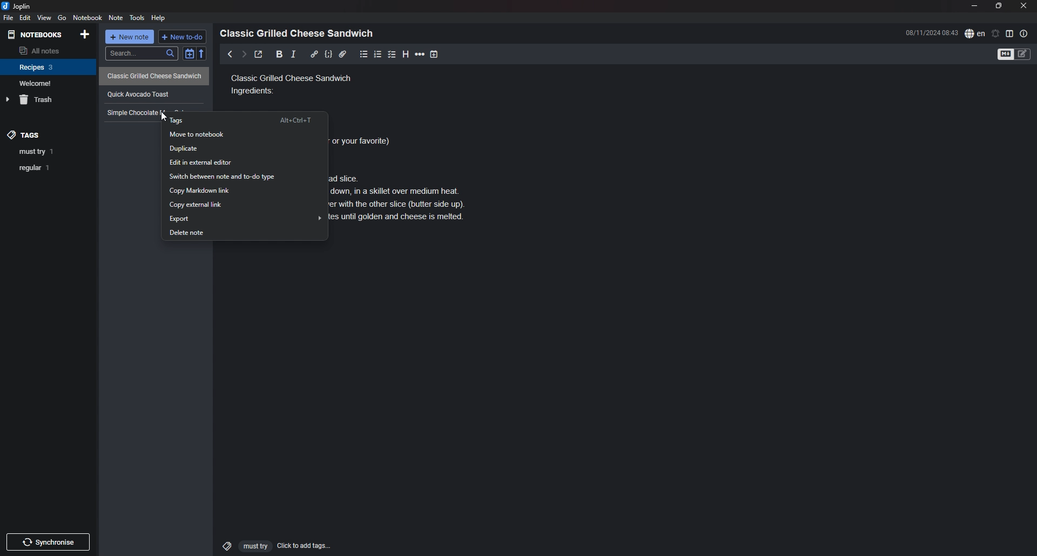 The height and width of the screenshot is (556, 1037). I want to click on add time, so click(435, 54).